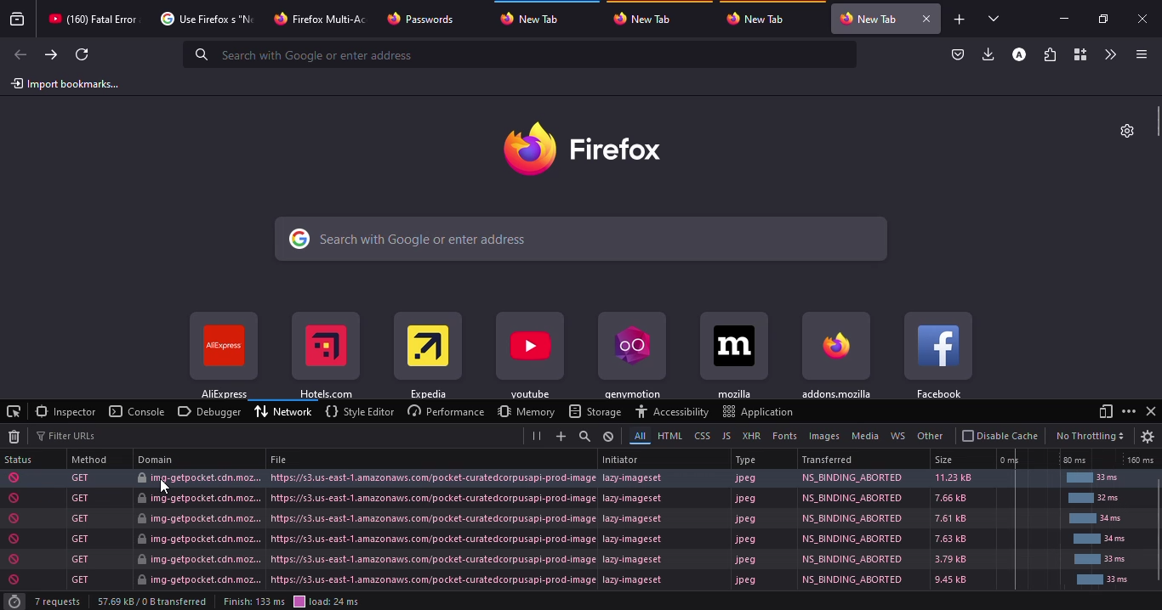 The width and height of the screenshot is (1162, 610). I want to click on open menu, so click(1139, 54).